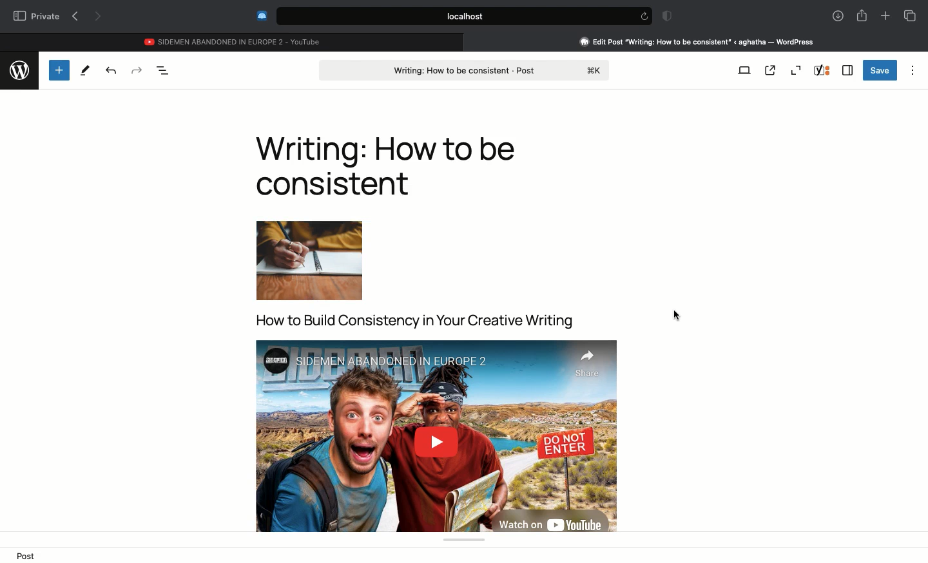 The image size is (928, 563). Describe the element at coordinates (313, 260) in the screenshot. I see `image` at that location.